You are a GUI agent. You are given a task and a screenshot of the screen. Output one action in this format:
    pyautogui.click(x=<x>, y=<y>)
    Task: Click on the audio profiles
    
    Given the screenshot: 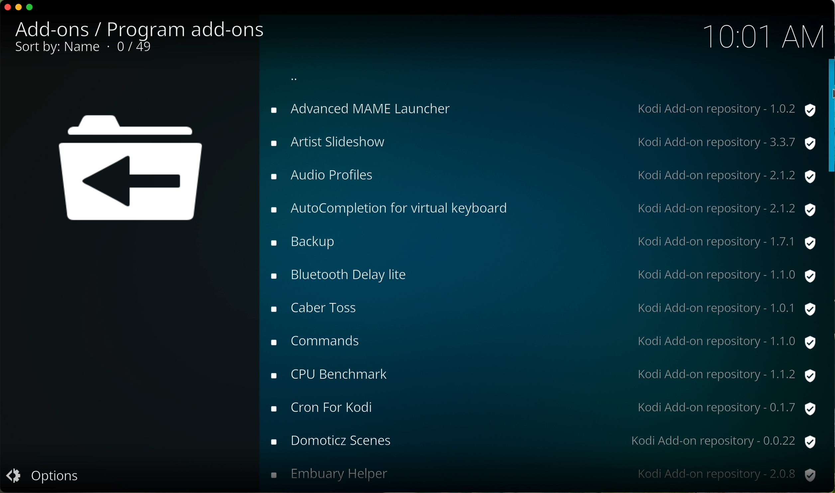 What is the action you would take?
    pyautogui.click(x=540, y=176)
    